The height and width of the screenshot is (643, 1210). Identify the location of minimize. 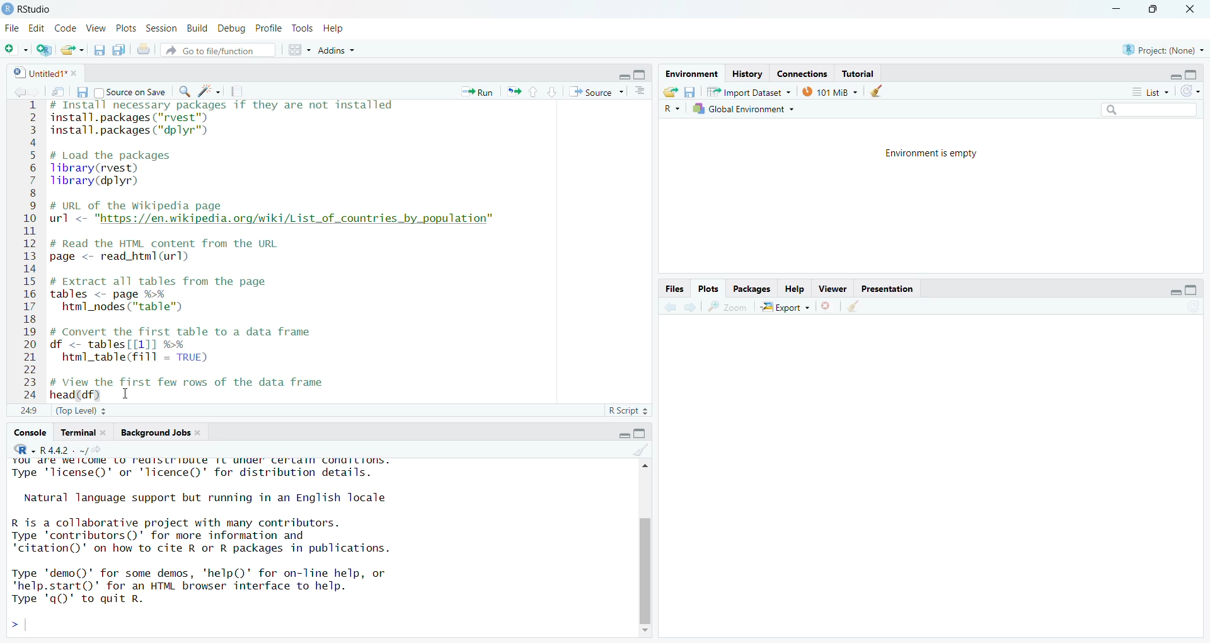
(623, 434).